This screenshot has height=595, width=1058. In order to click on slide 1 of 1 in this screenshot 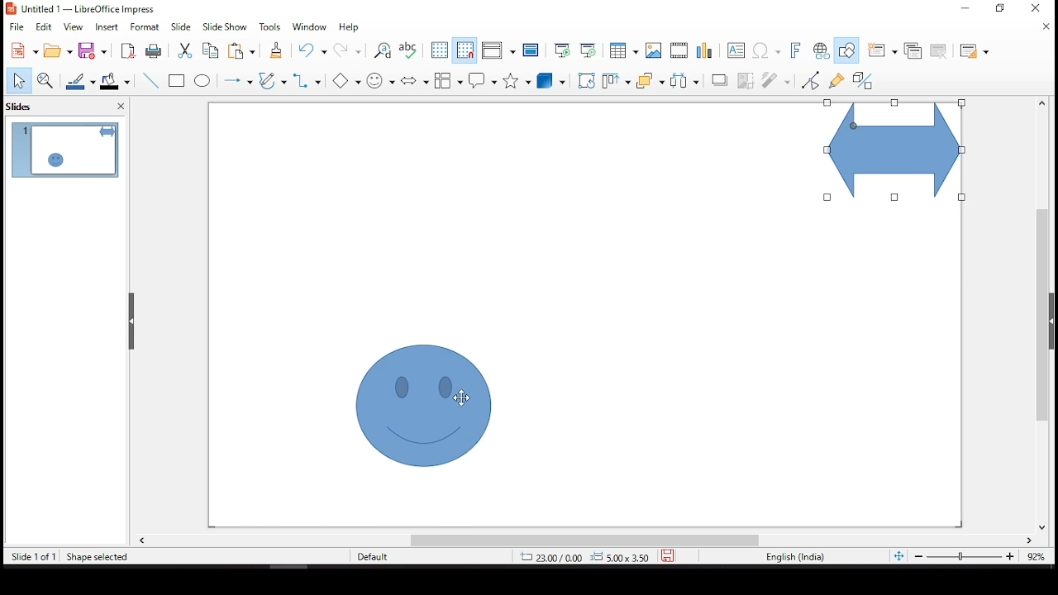, I will do `click(34, 558)`.